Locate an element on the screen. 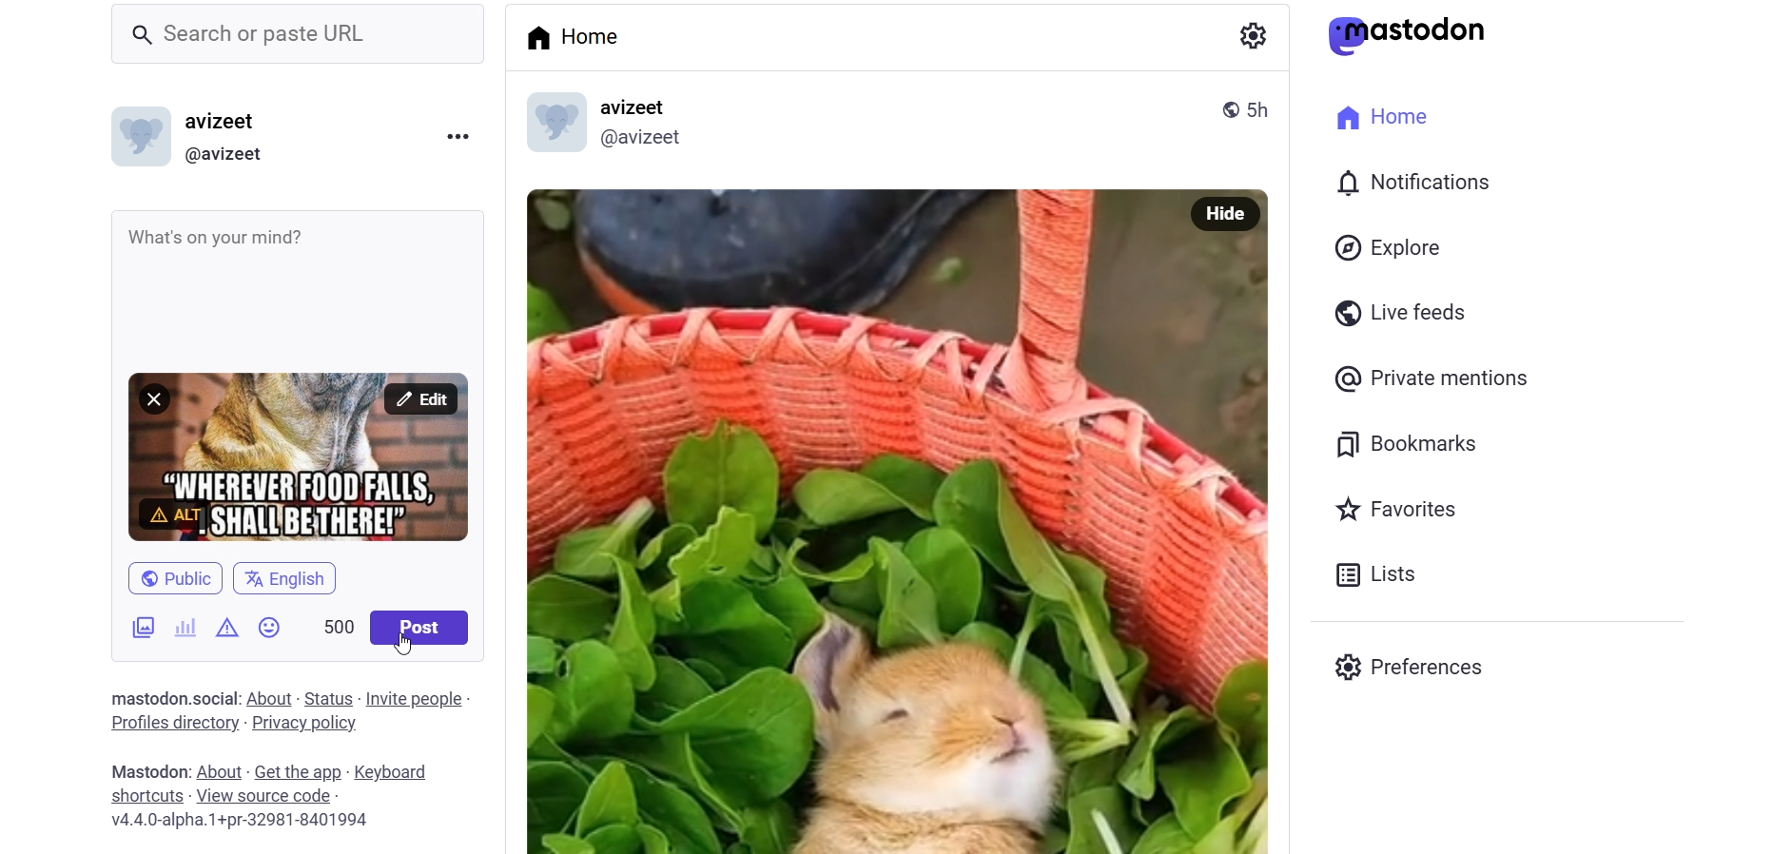 The width and height of the screenshot is (1792, 854). status is located at coordinates (327, 698).